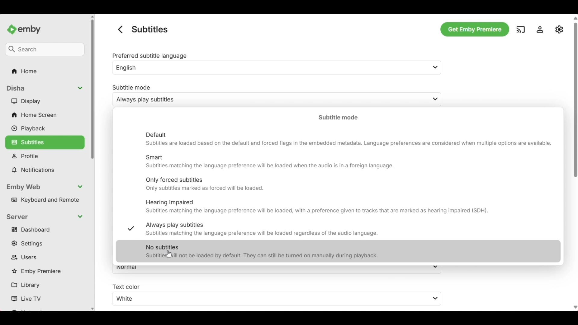  What do you see at coordinates (46, 157) in the screenshot?
I see `Profile` at bounding box center [46, 157].